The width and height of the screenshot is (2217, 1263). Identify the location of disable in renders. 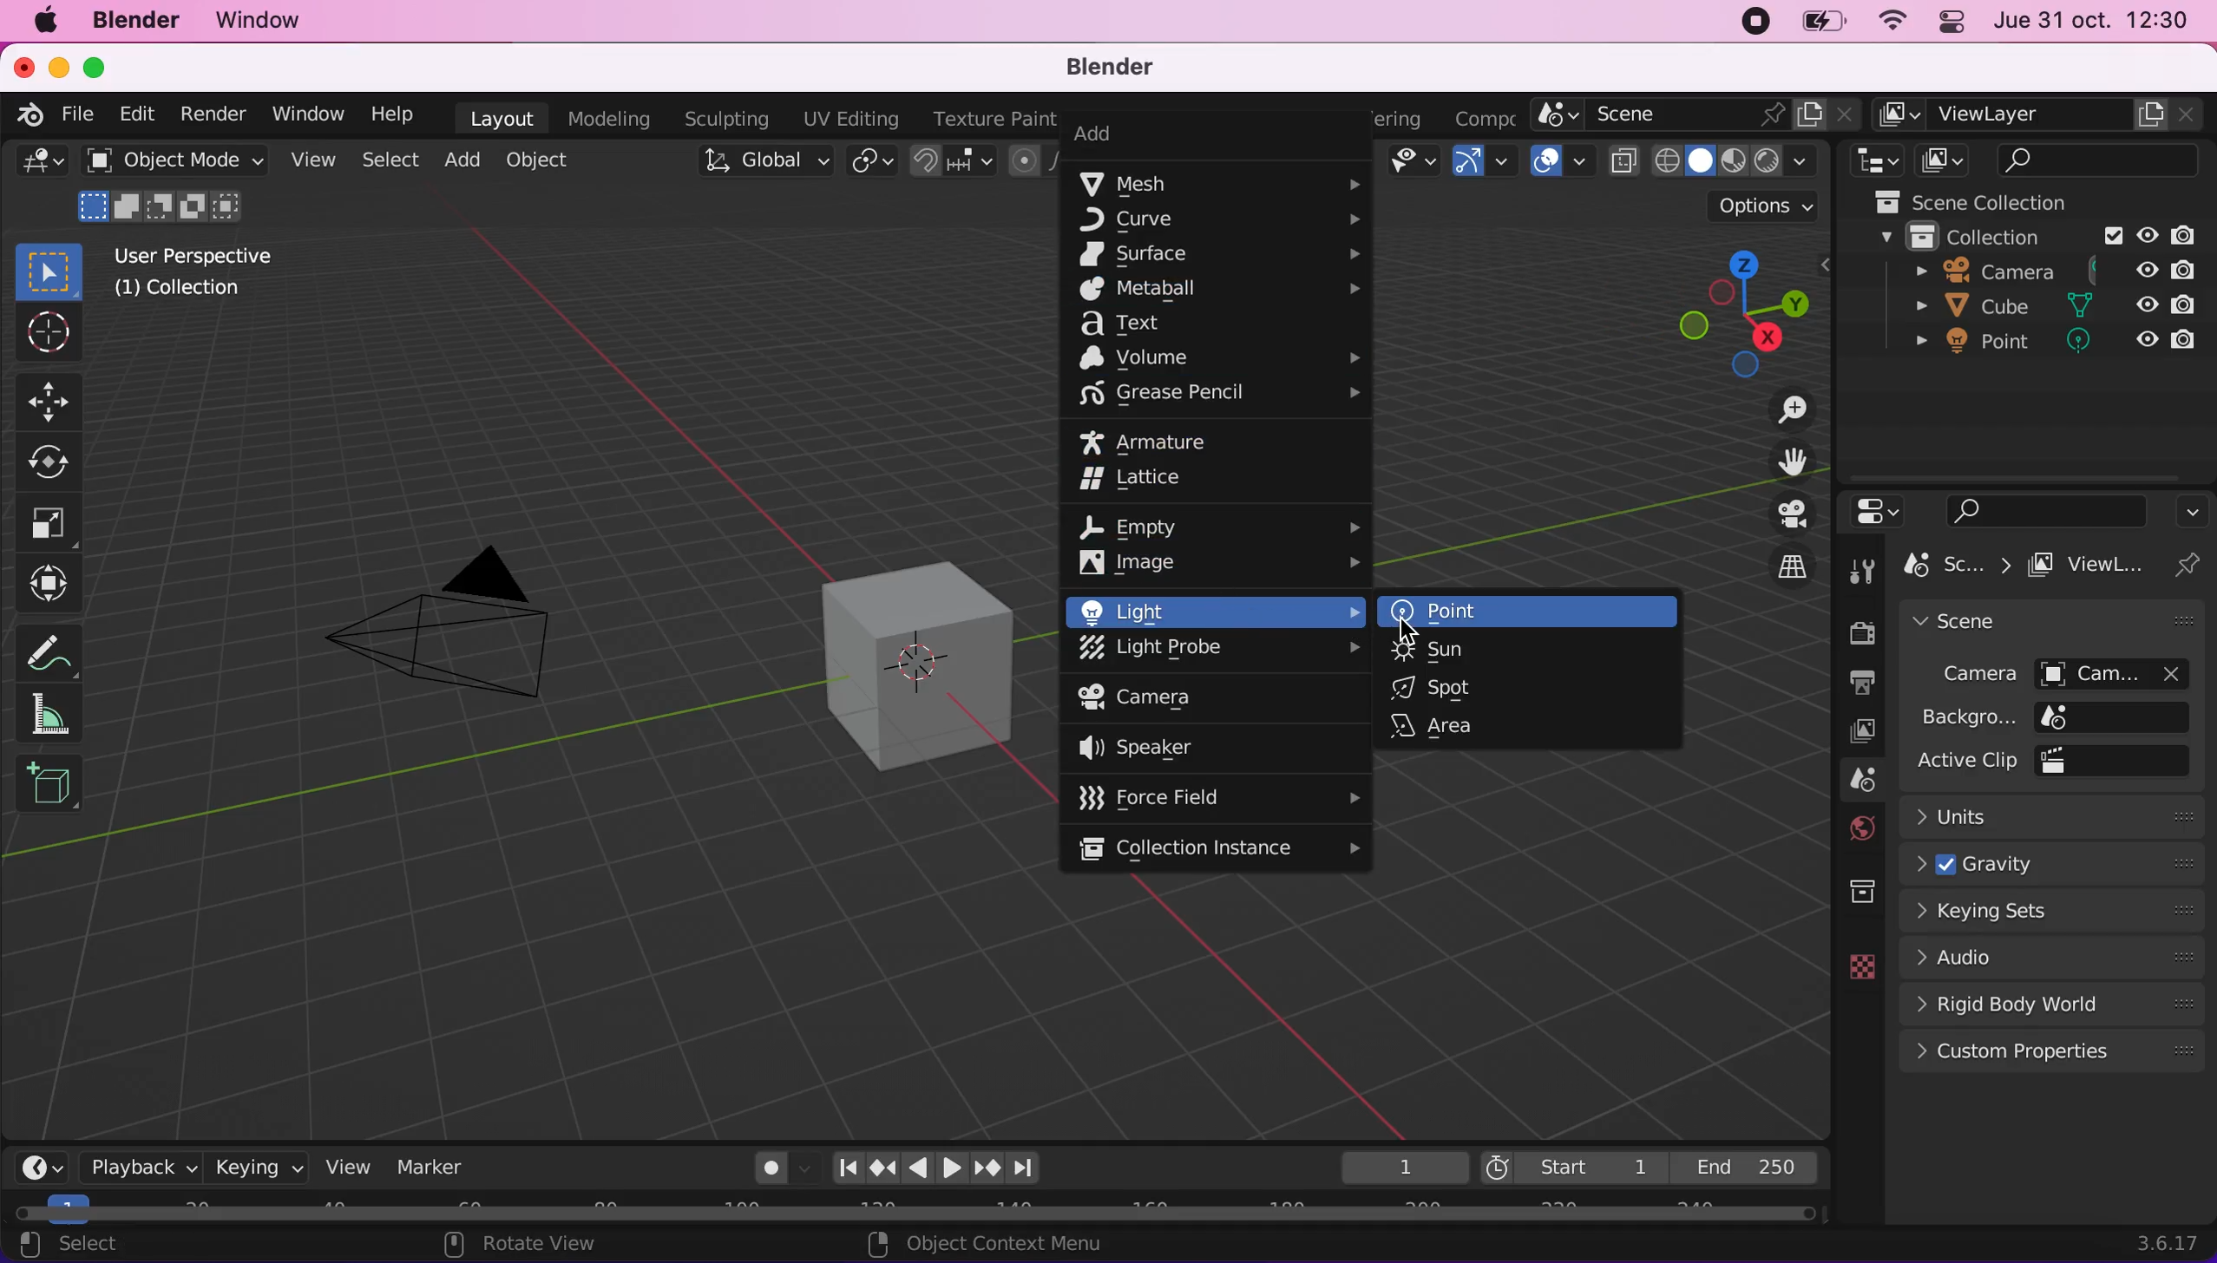
(2186, 272).